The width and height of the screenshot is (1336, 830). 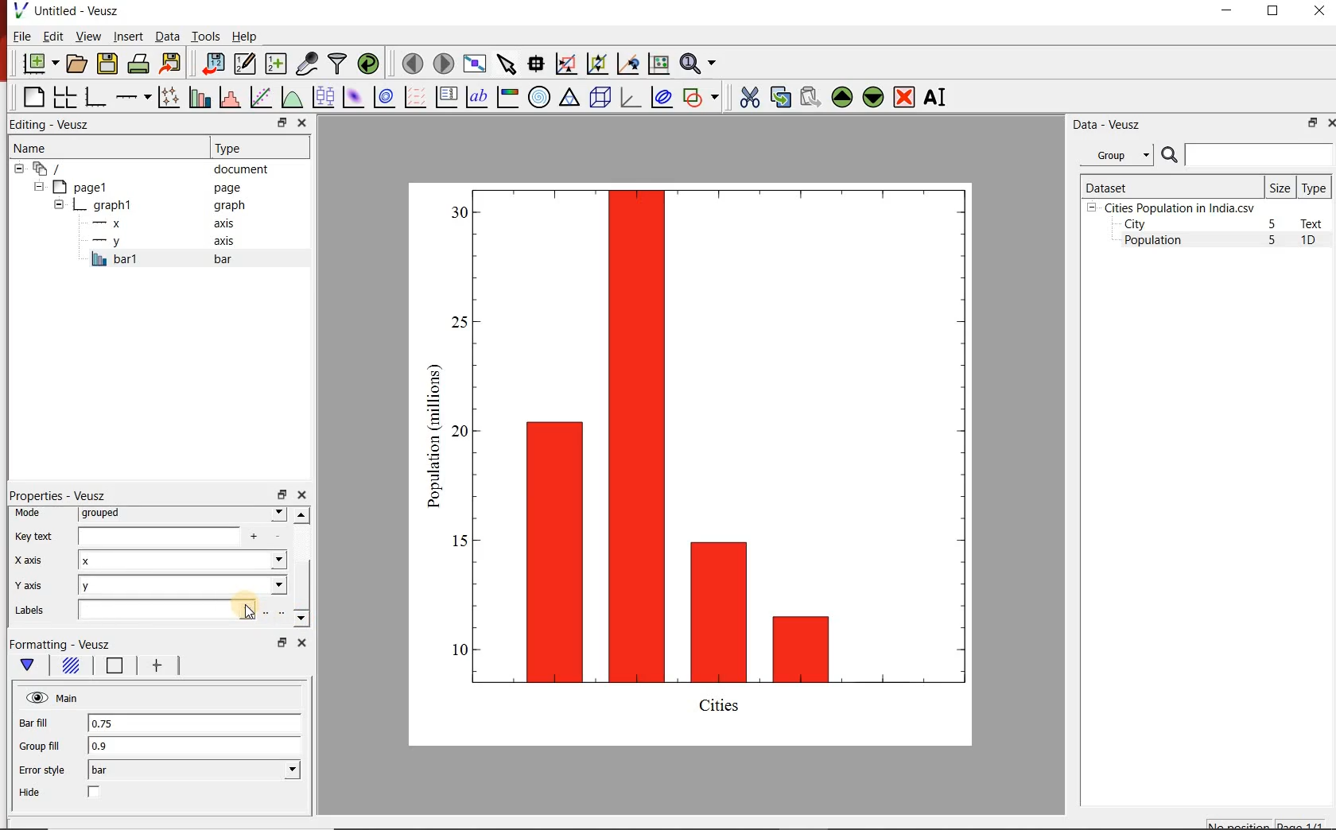 I want to click on View, so click(x=85, y=35).